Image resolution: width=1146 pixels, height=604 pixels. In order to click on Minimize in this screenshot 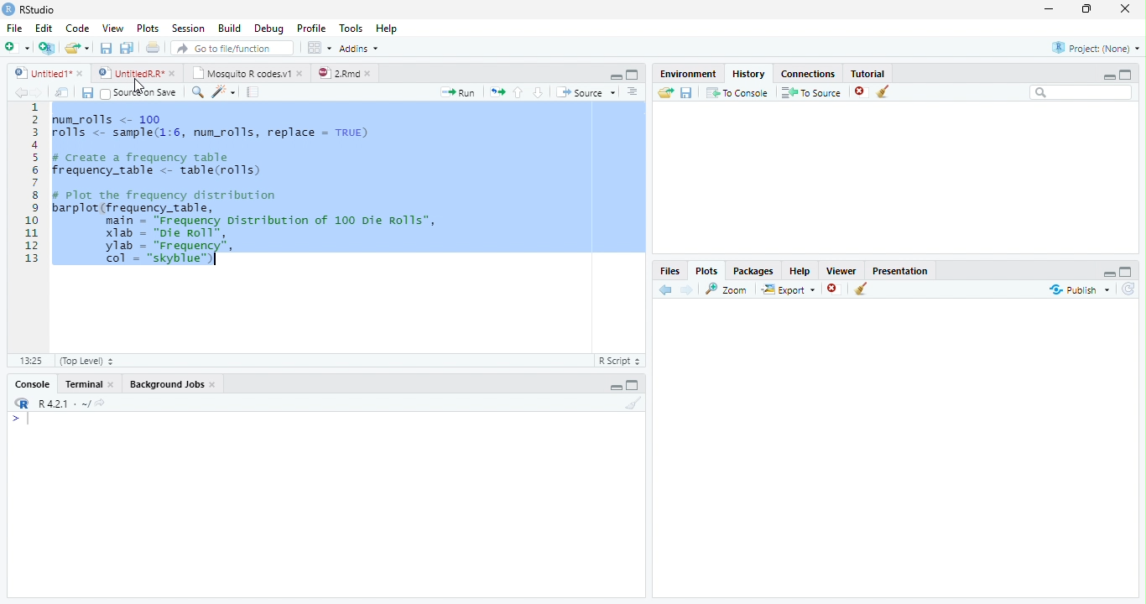, I will do `click(1050, 9)`.